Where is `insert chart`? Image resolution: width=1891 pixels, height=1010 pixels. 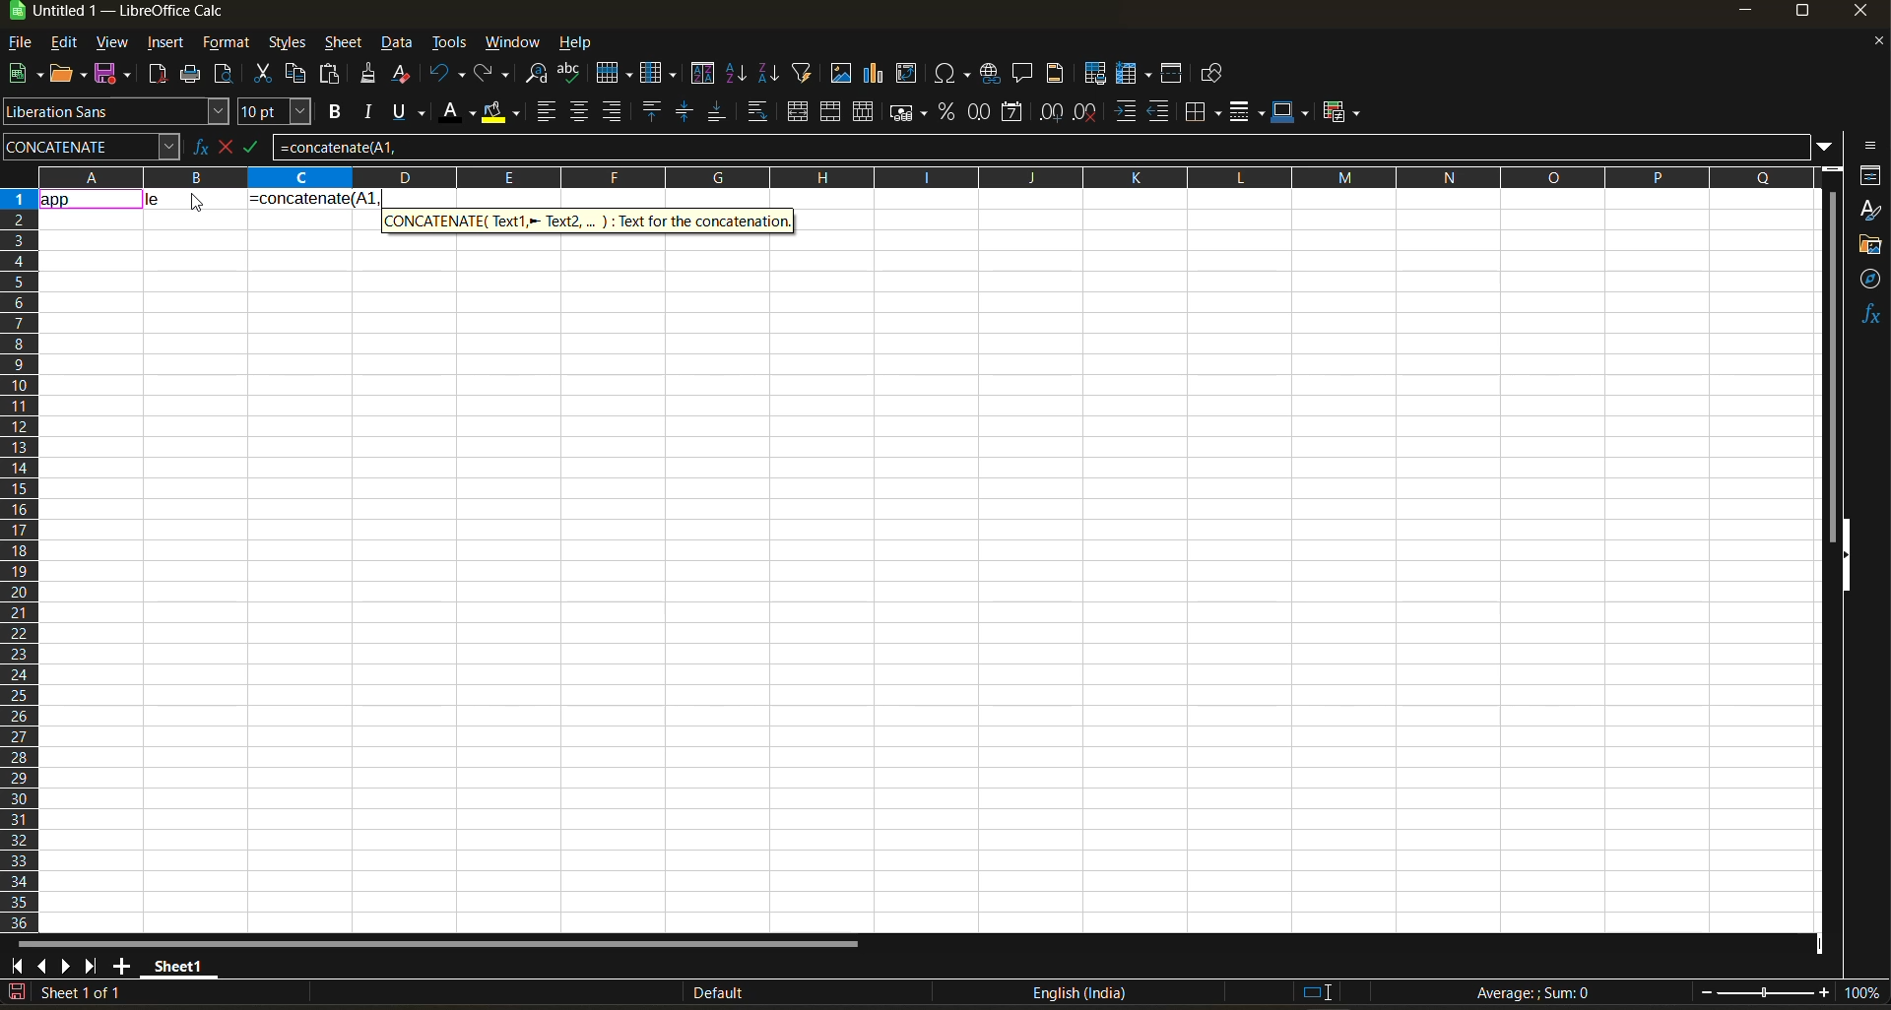 insert chart is located at coordinates (875, 73).